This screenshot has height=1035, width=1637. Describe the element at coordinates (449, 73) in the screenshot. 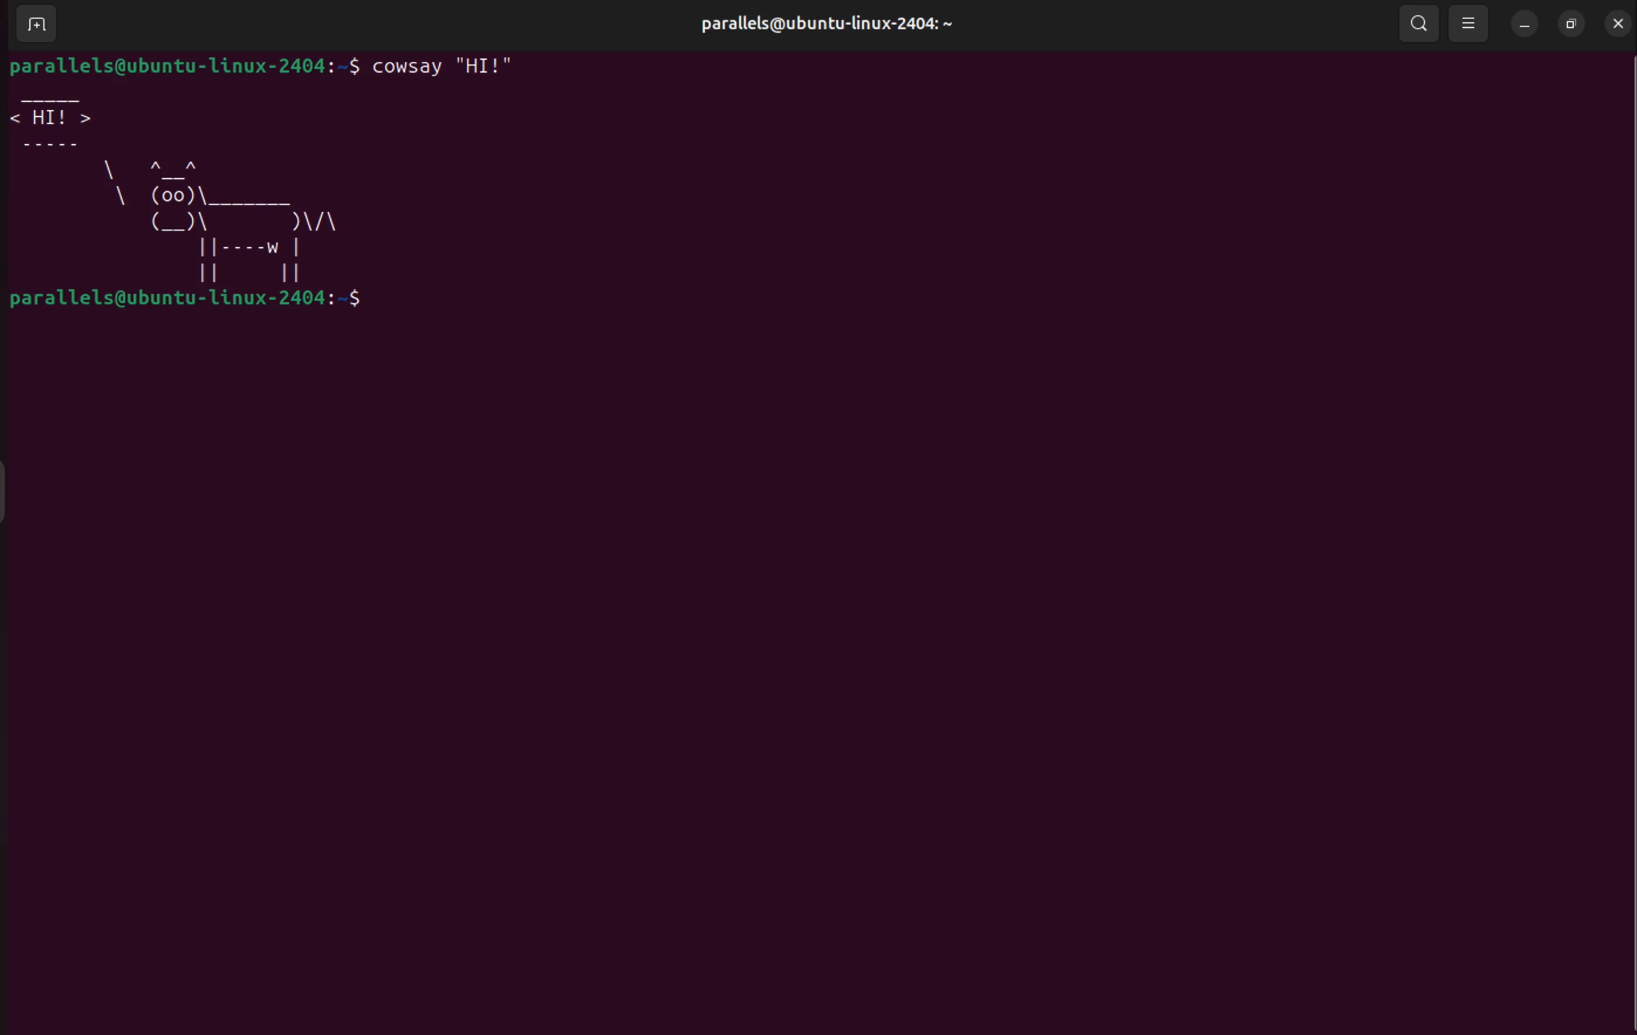

I see `cowsay "HI!"` at that location.